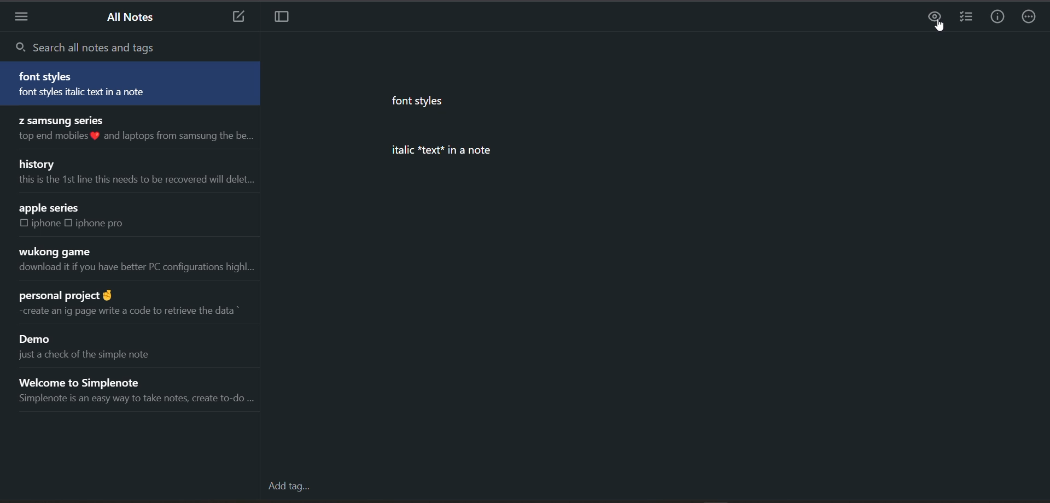  What do you see at coordinates (141, 390) in the screenshot?
I see `note title and preview` at bounding box center [141, 390].